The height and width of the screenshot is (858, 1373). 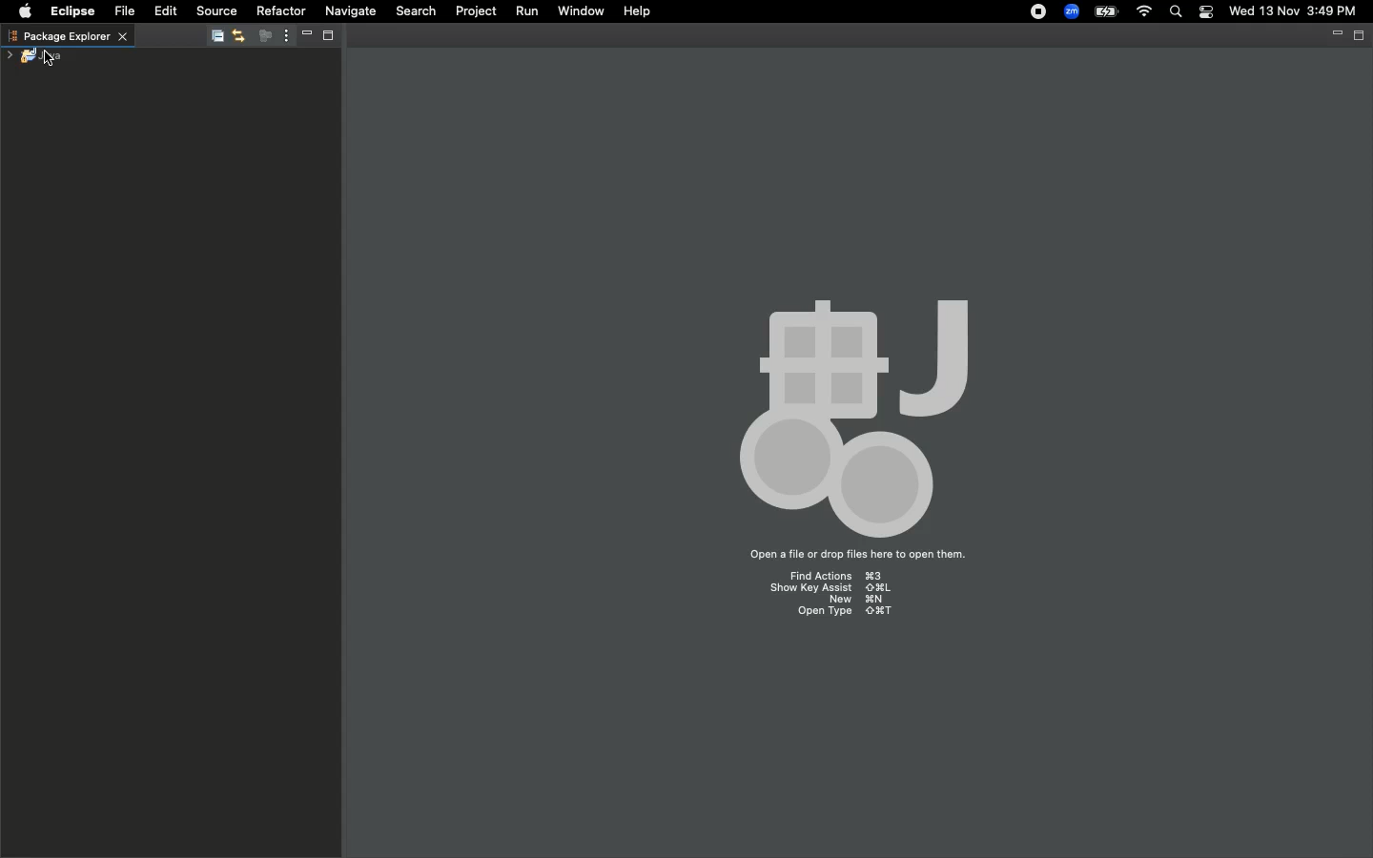 What do you see at coordinates (1208, 12) in the screenshot?
I see `Notification` at bounding box center [1208, 12].